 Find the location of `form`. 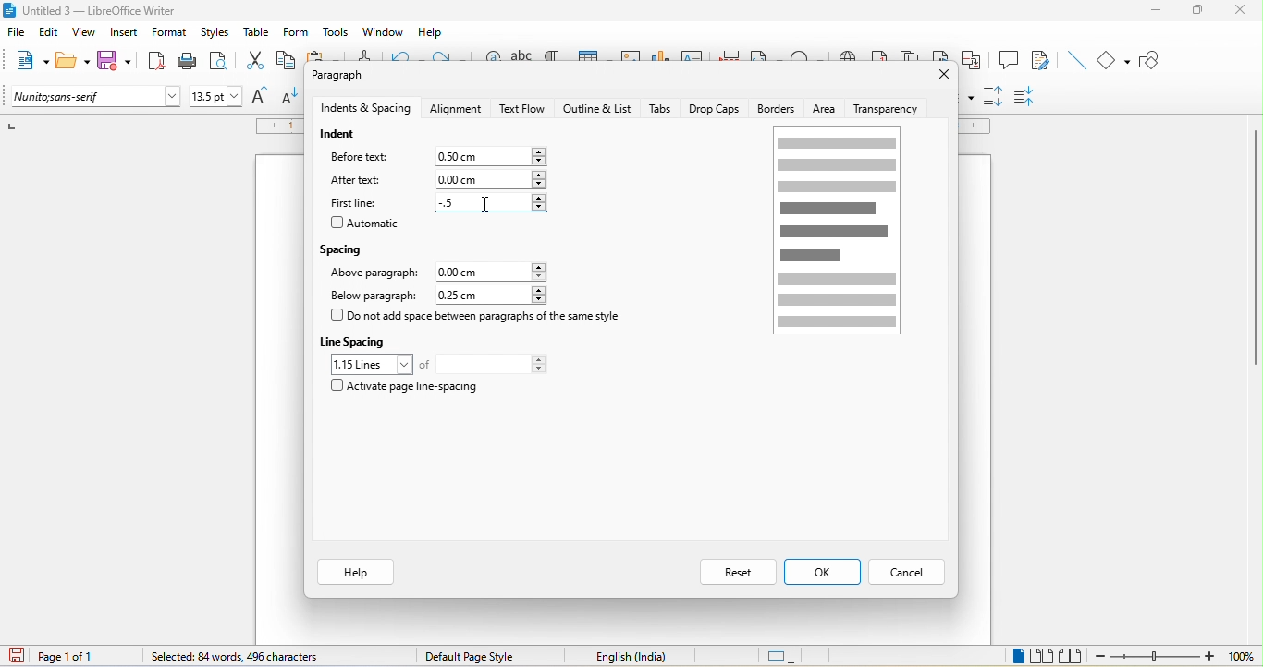

form is located at coordinates (295, 31).